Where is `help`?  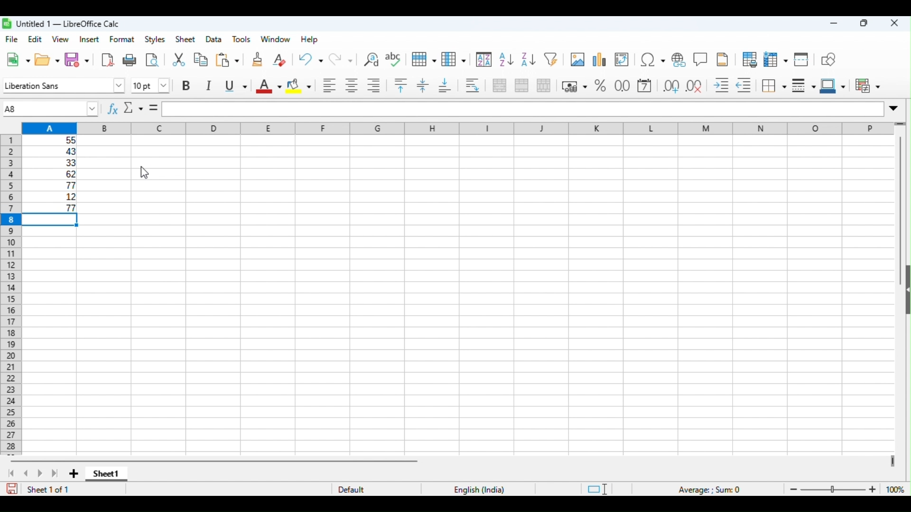 help is located at coordinates (310, 39).